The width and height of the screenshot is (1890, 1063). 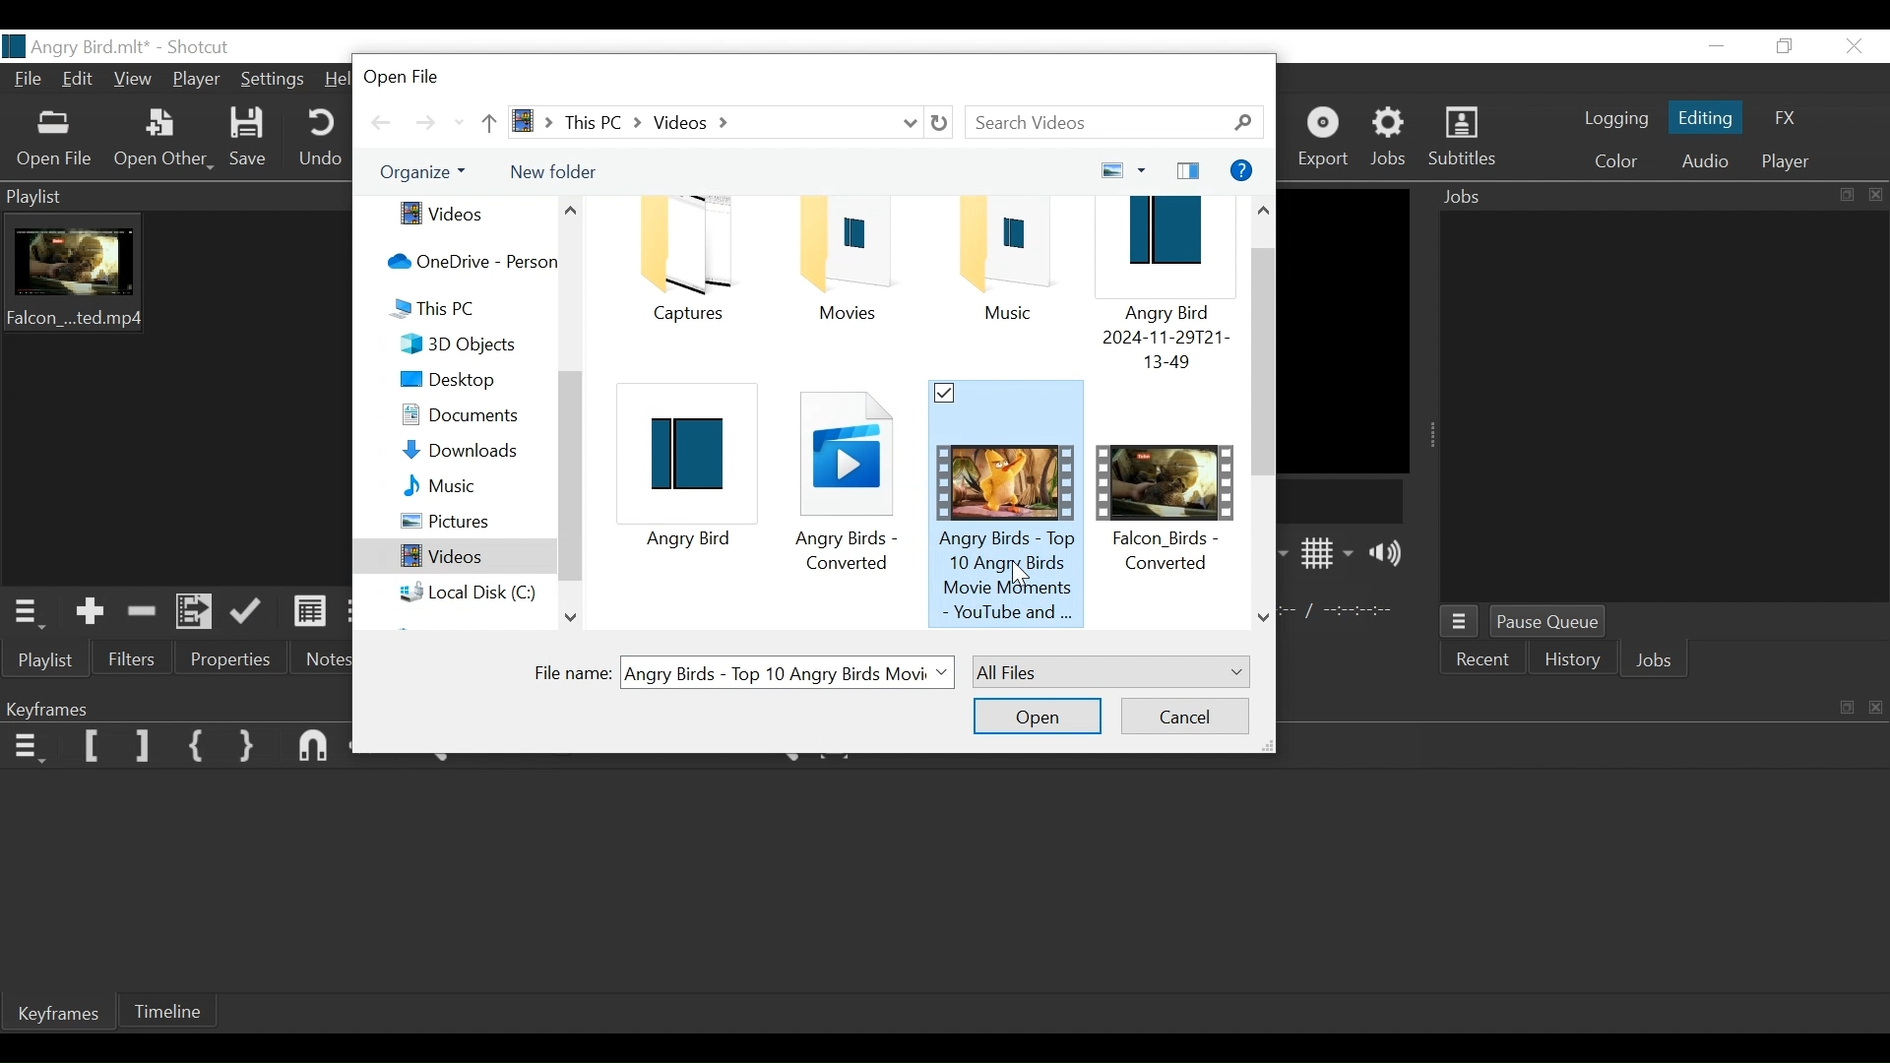 I want to click on Properties, so click(x=229, y=658).